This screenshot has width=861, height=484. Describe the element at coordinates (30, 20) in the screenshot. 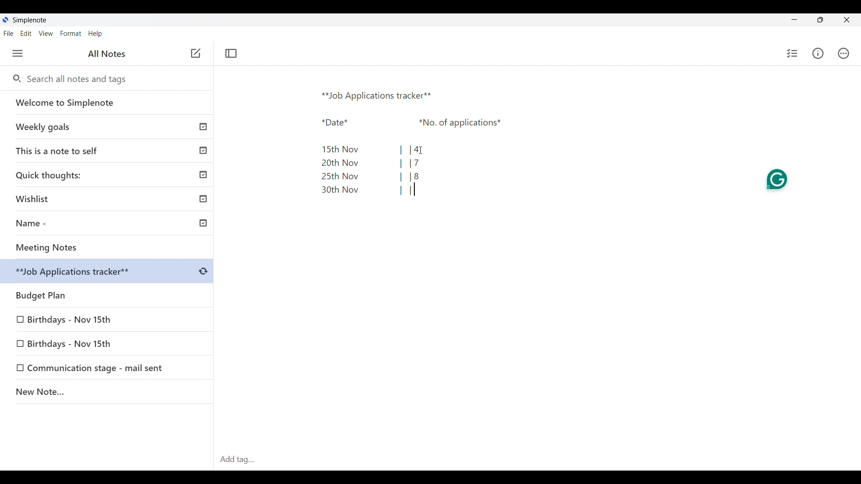

I see `Software name` at that location.